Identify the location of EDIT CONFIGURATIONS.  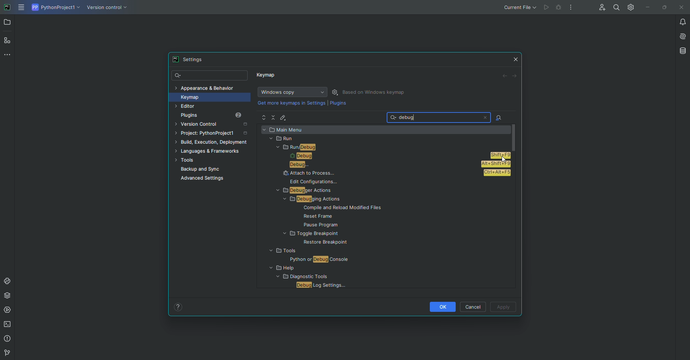
(318, 182).